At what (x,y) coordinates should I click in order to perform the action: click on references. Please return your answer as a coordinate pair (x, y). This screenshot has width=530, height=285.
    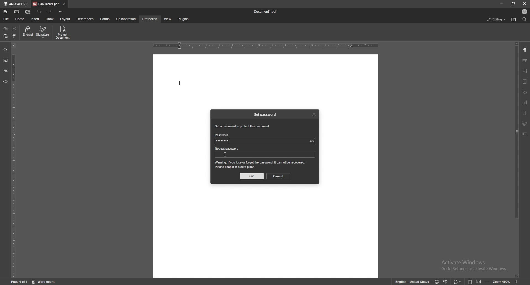
    Looking at the image, I should click on (85, 19).